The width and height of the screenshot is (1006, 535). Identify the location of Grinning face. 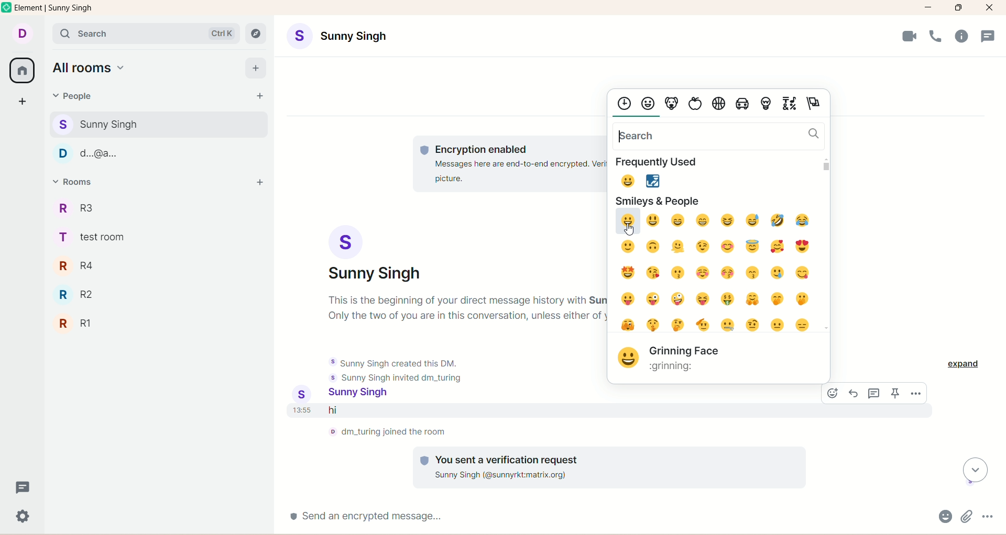
(627, 222).